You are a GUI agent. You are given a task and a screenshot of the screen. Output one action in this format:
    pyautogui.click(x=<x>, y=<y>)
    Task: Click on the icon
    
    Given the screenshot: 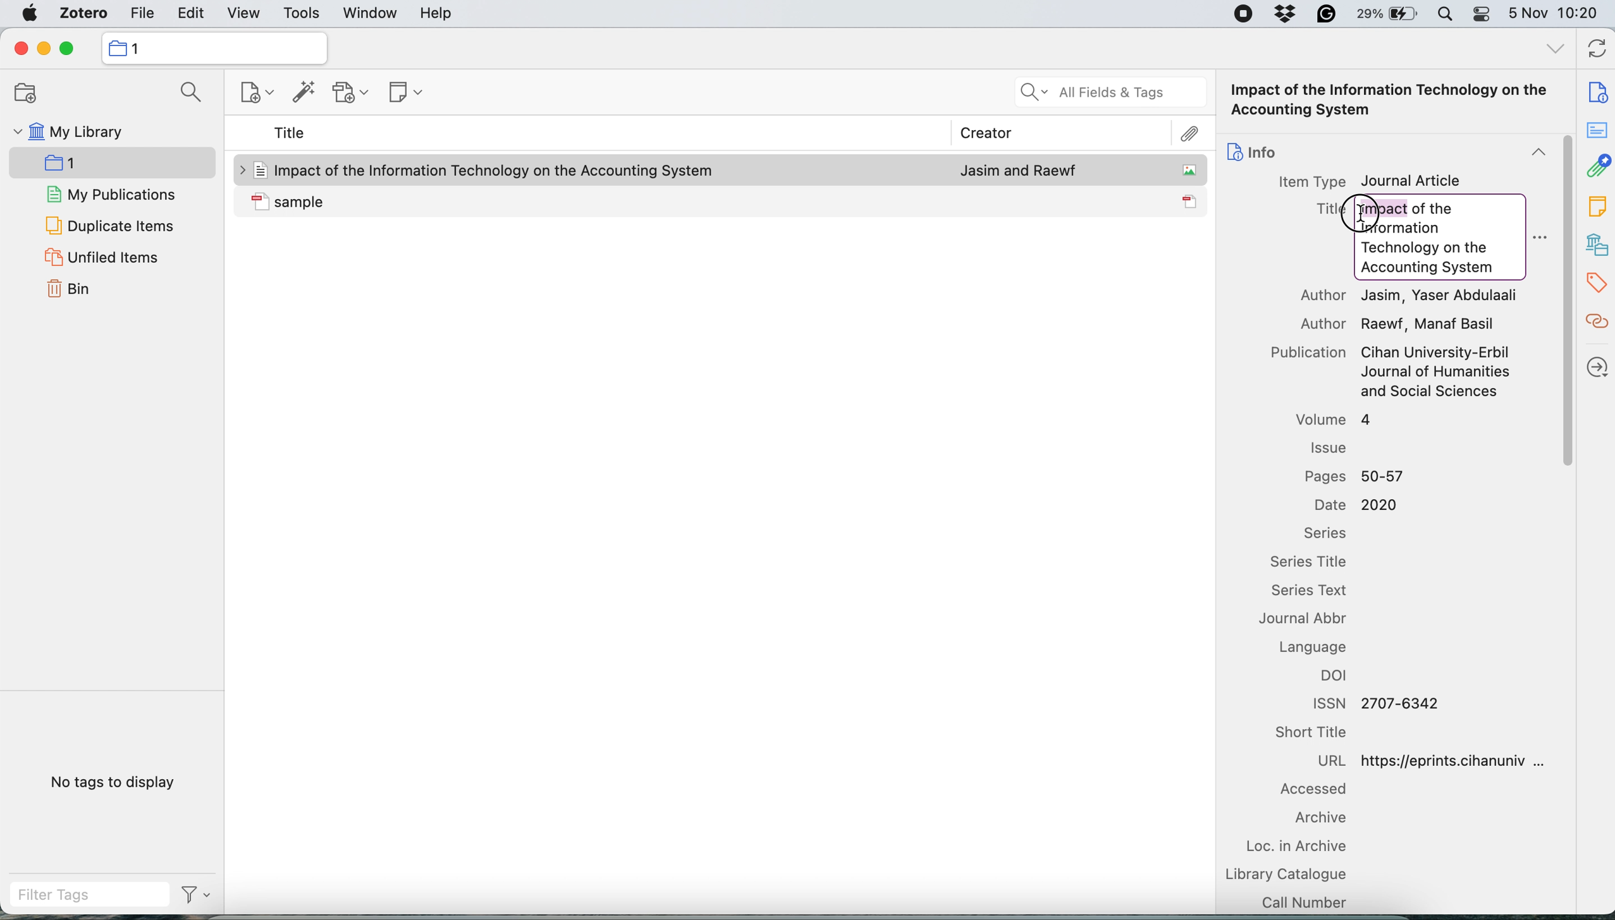 What is the action you would take?
    pyautogui.click(x=116, y=48)
    